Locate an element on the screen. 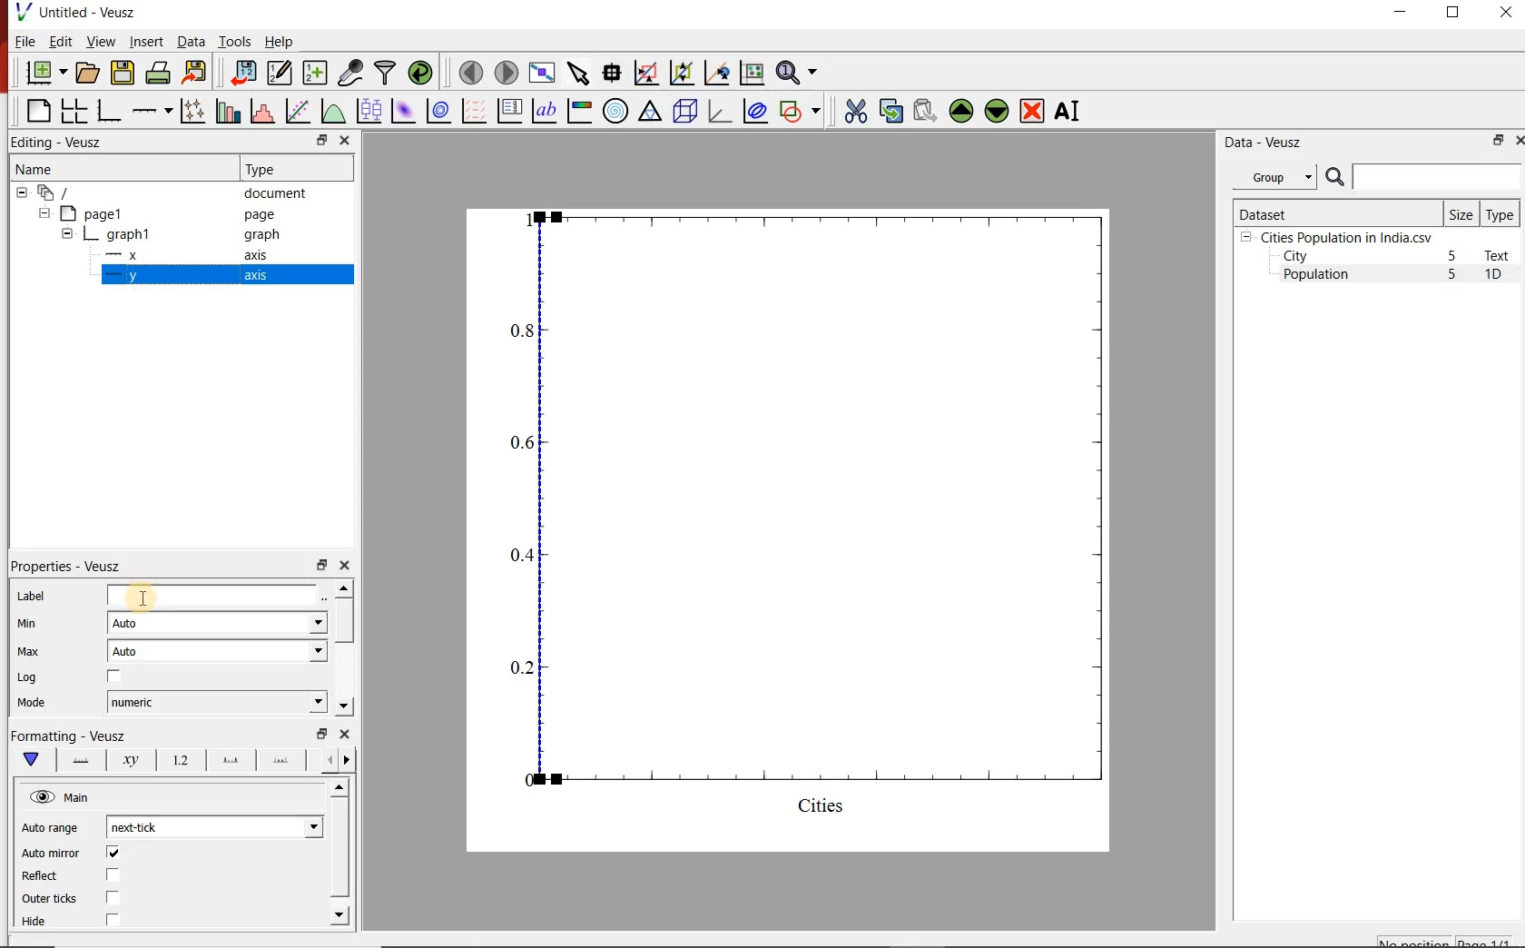 The height and width of the screenshot is (948, 1525). Add an axis to the plot is located at coordinates (152, 108).